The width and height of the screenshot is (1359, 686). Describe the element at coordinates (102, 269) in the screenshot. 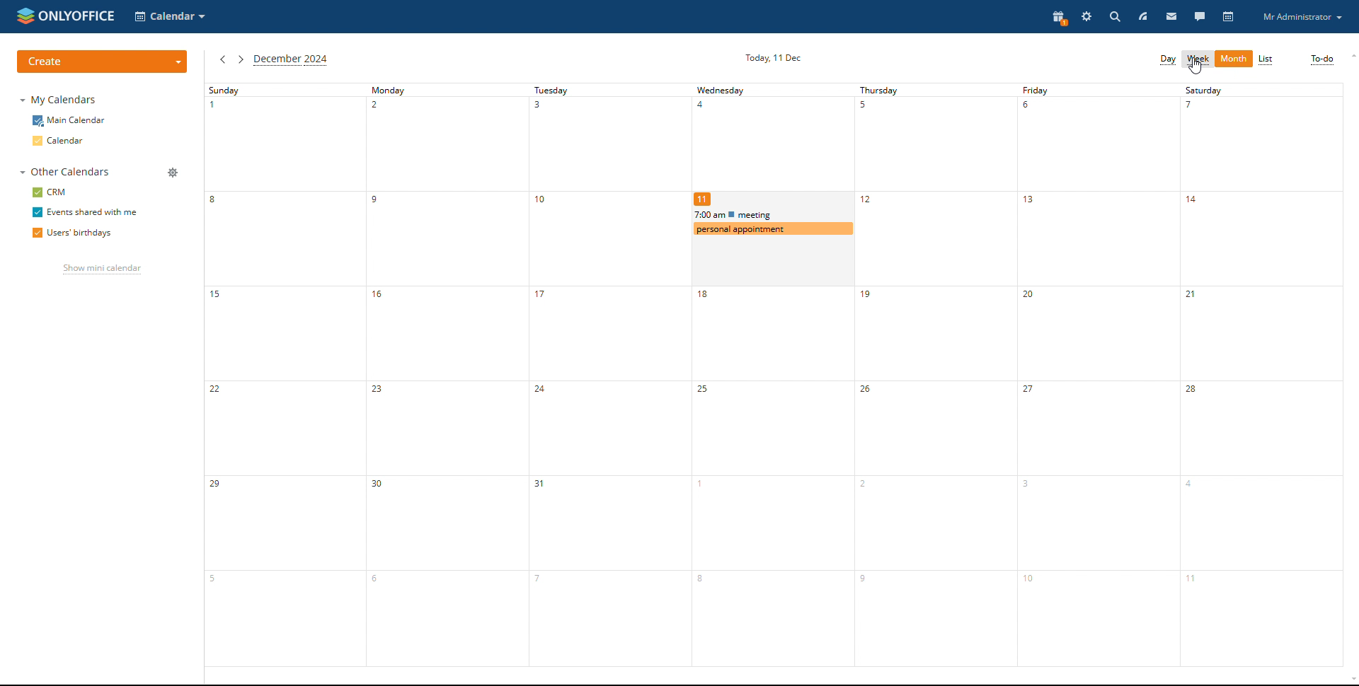

I see `show mini calendar` at that location.